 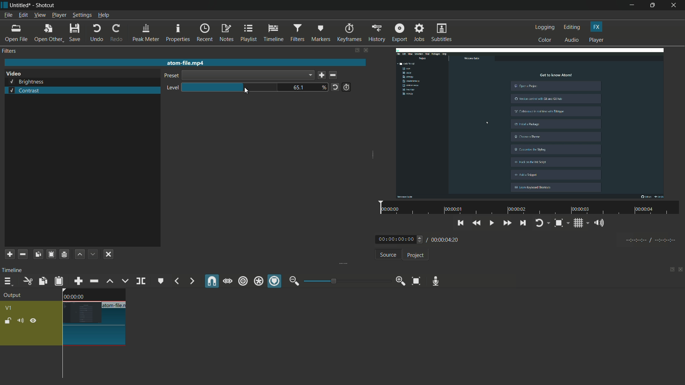 What do you see at coordinates (96, 33) in the screenshot?
I see `undo` at bounding box center [96, 33].